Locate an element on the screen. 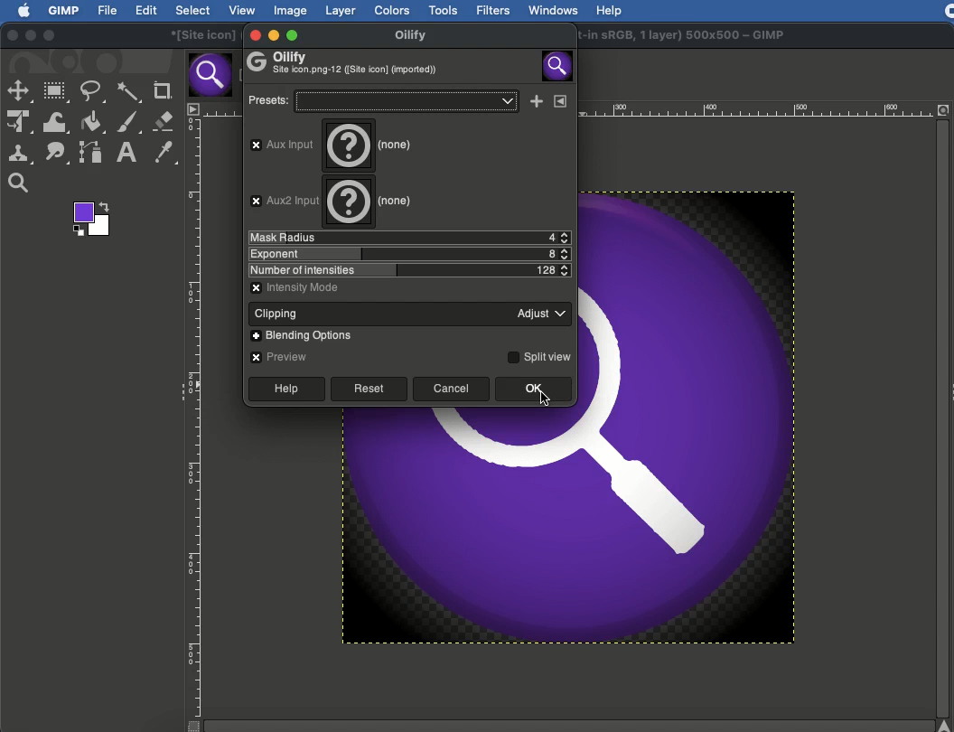 The height and width of the screenshot is (732, 954). Minimize is located at coordinates (274, 36).